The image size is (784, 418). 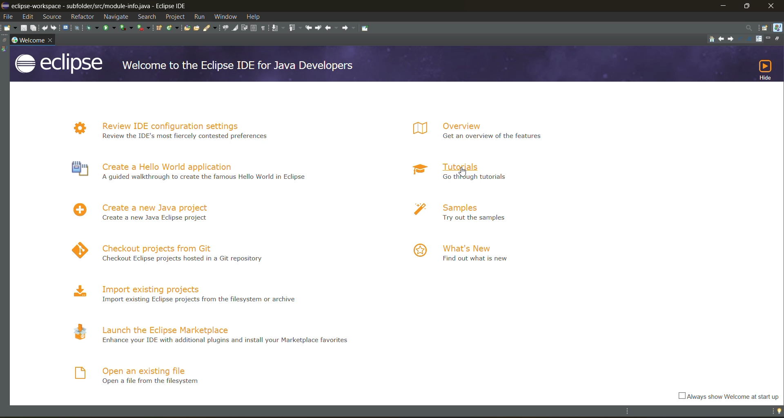 What do you see at coordinates (115, 16) in the screenshot?
I see `navigate` at bounding box center [115, 16].